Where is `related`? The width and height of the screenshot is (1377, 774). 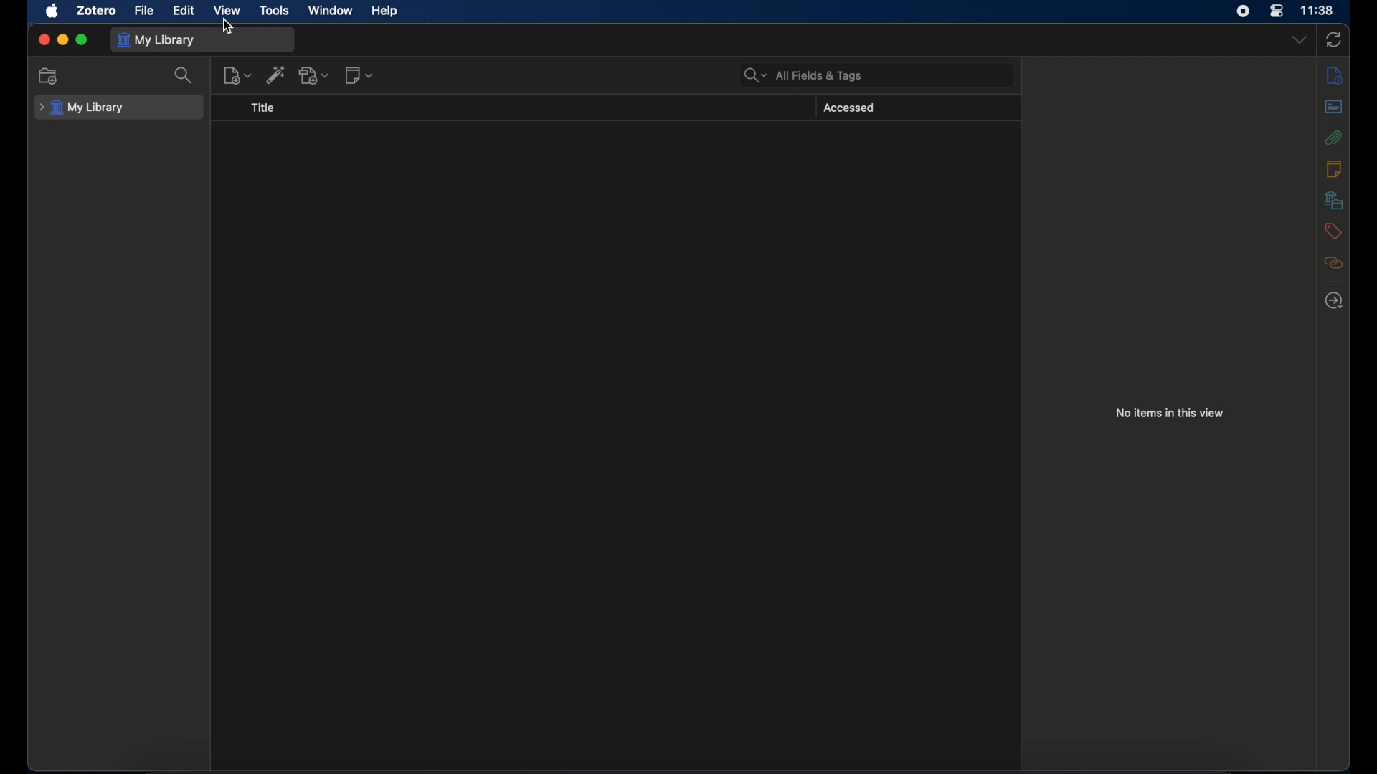
related is located at coordinates (1333, 263).